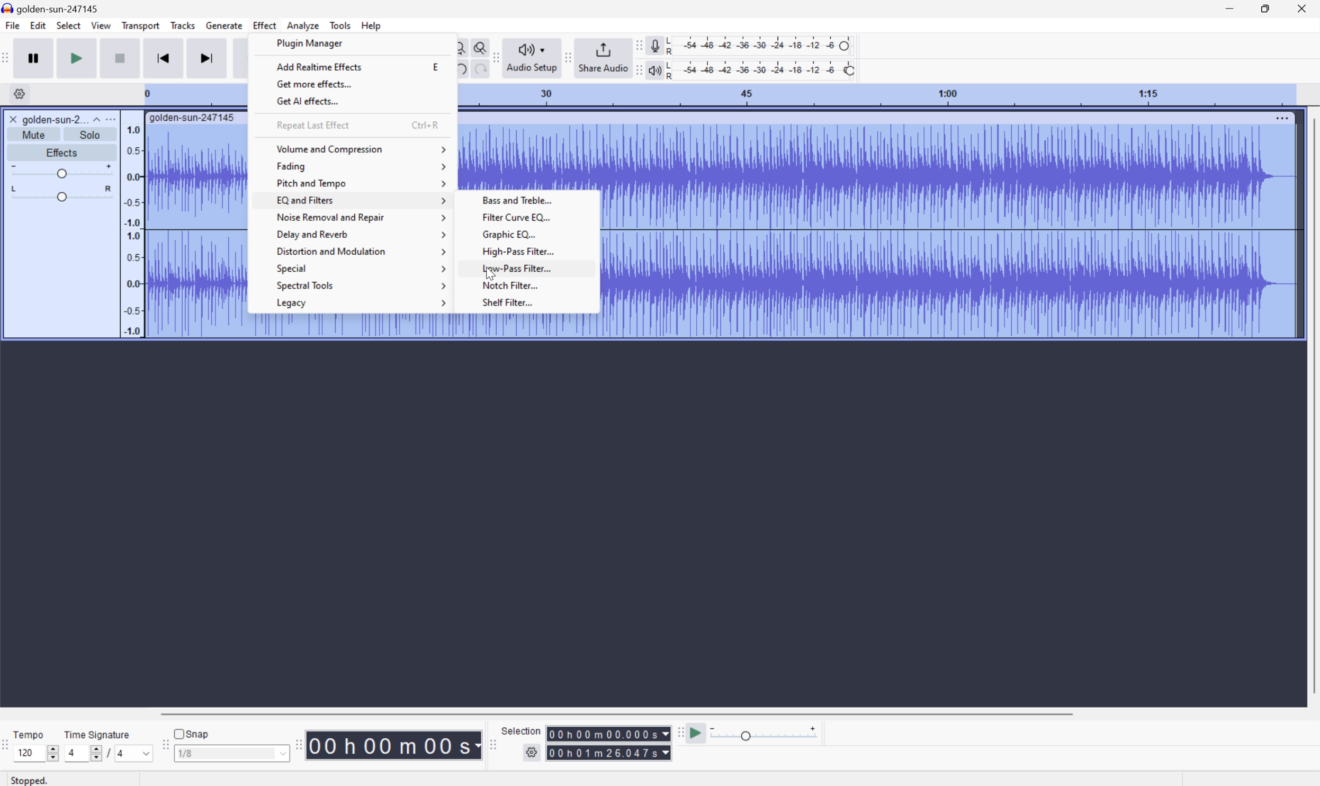 This screenshot has height=786, width=1320. Describe the element at coordinates (608, 734) in the screenshot. I see `` at that location.